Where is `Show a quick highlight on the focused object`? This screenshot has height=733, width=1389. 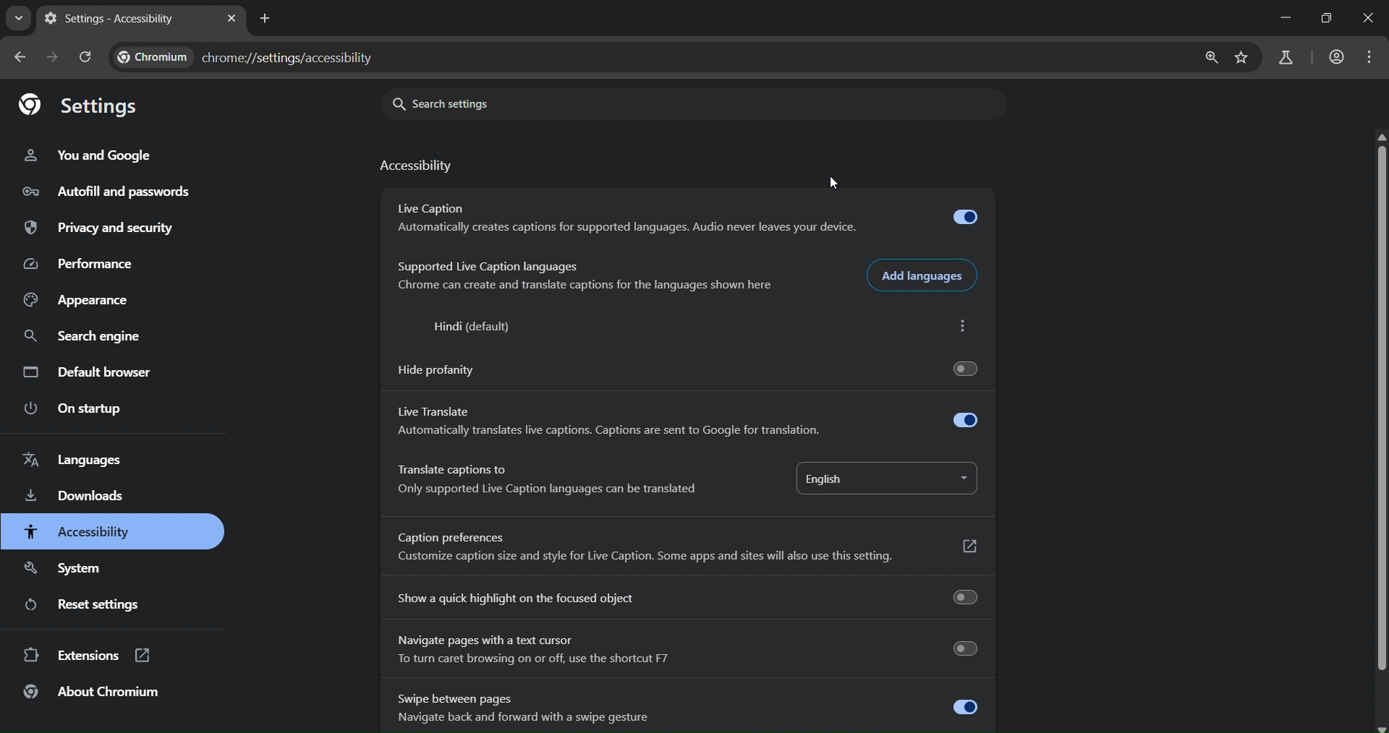 Show a quick highlight on the focused object is located at coordinates (512, 599).